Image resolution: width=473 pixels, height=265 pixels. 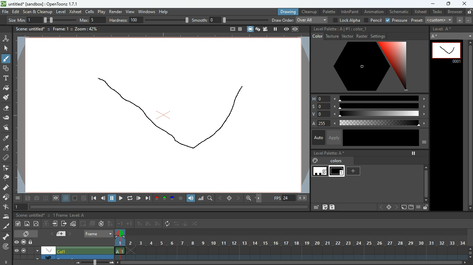 What do you see at coordinates (6, 207) in the screenshot?
I see `edit` at bounding box center [6, 207].